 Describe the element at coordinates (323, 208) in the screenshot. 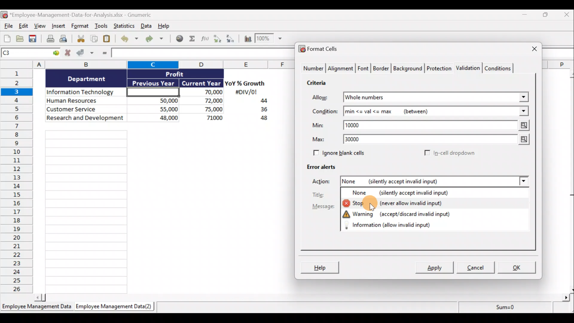

I see `Message` at that location.